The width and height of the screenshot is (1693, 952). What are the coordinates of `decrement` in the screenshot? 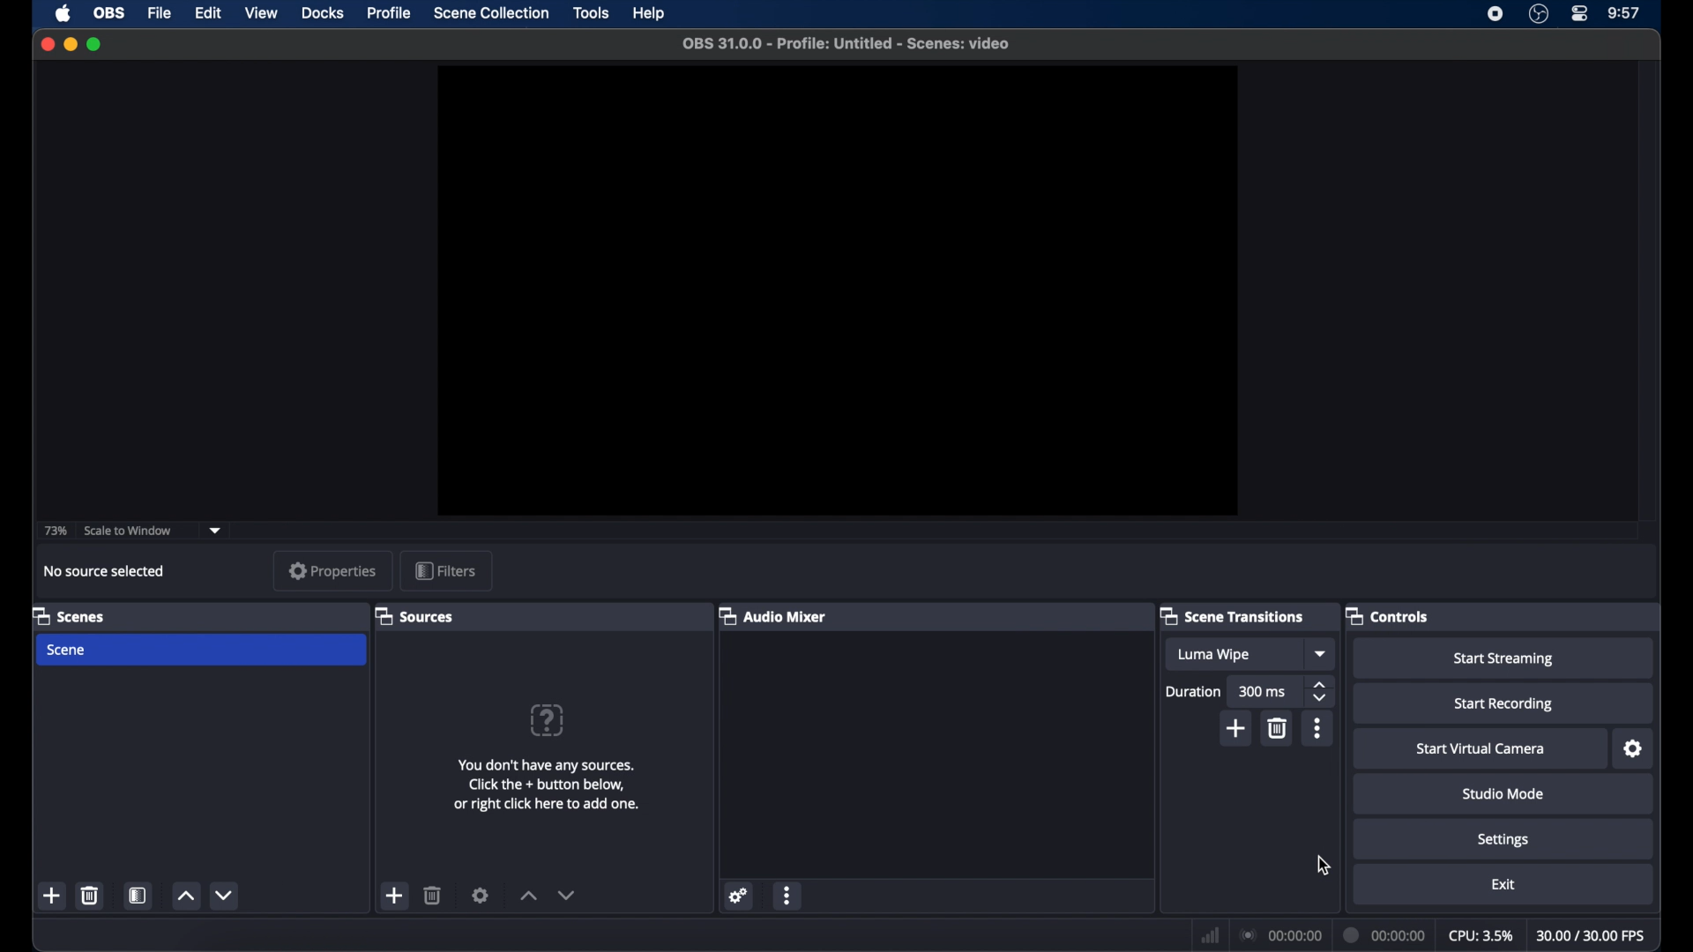 It's located at (566, 895).